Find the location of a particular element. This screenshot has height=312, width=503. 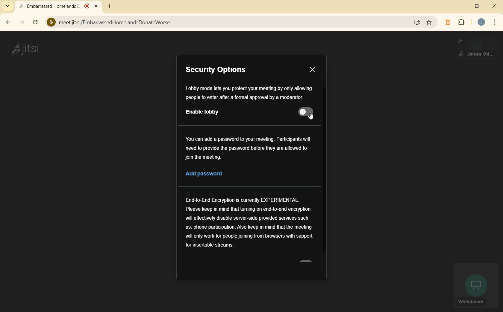

account is located at coordinates (481, 23).